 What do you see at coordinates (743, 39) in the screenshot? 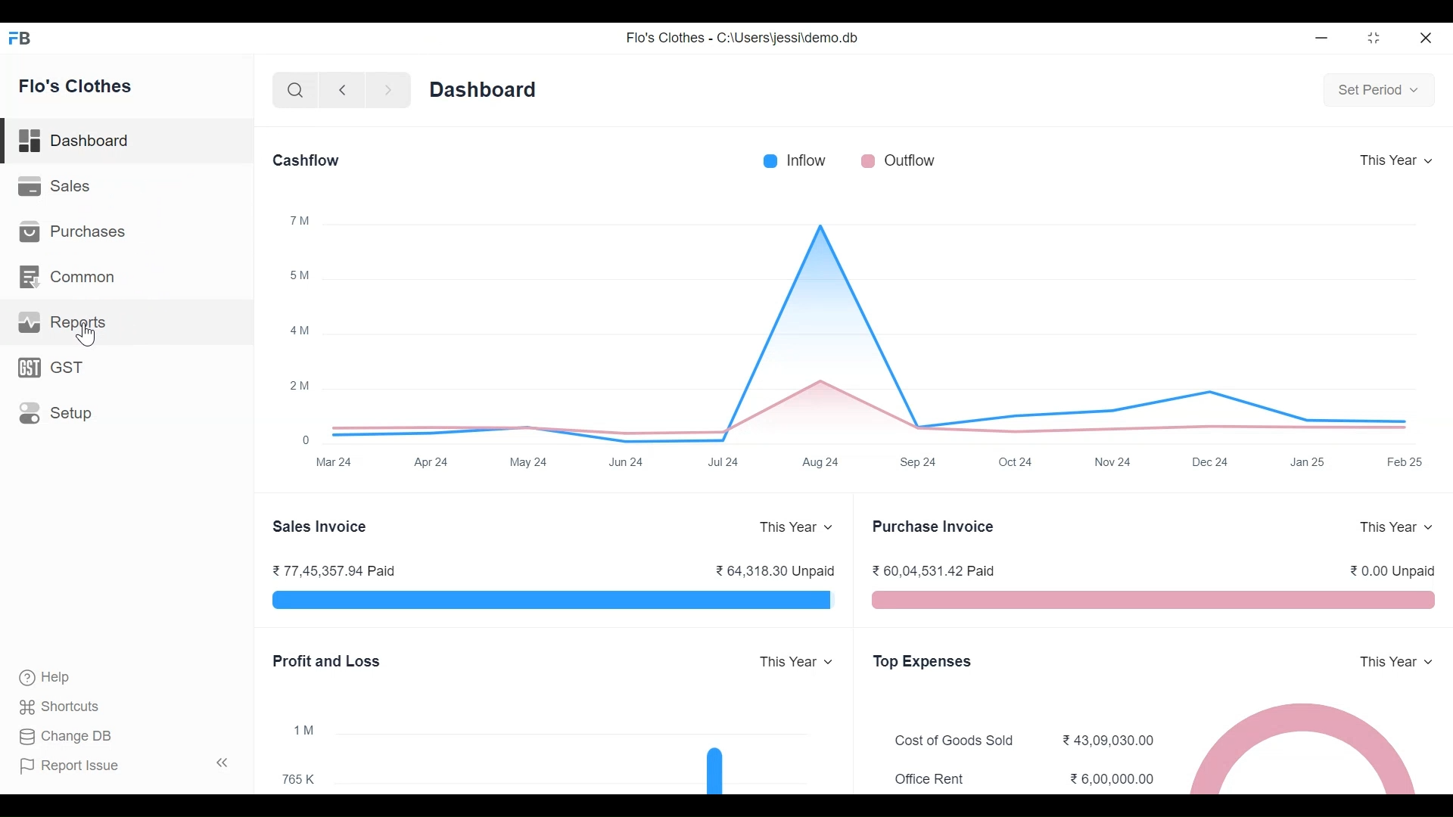
I see `Flo's Clothes - C:\Users\jessi\demo.db` at bounding box center [743, 39].